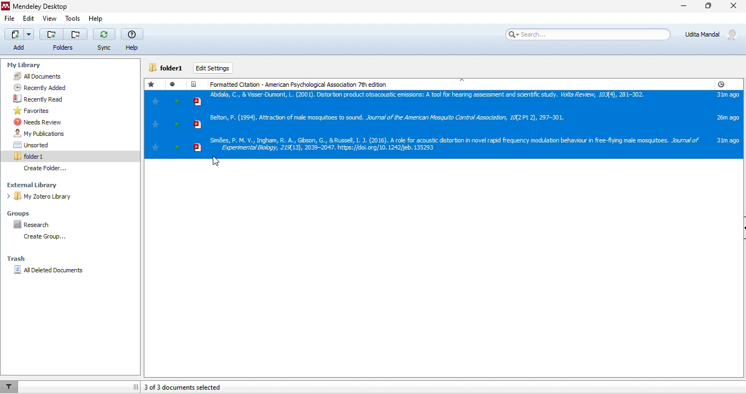 This screenshot has height=394, width=746. What do you see at coordinates (302, 83) in the screenshot?
I see `formatted citation APA 7 th` at bounding box center [302, 83].